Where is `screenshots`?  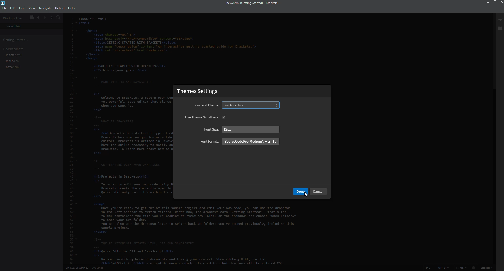
screenshots is located at coordinates (13, 49).